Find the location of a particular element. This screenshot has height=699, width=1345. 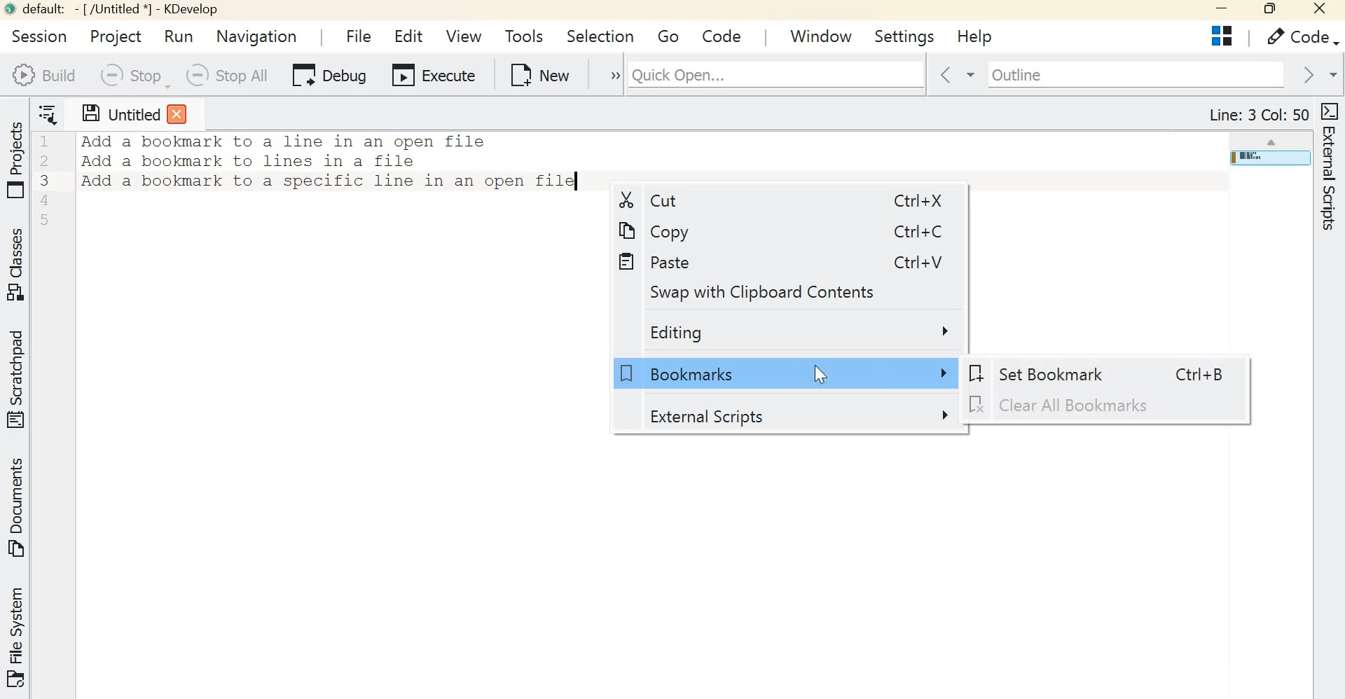

Ctrl+B is located at coordinates (1194, 373).